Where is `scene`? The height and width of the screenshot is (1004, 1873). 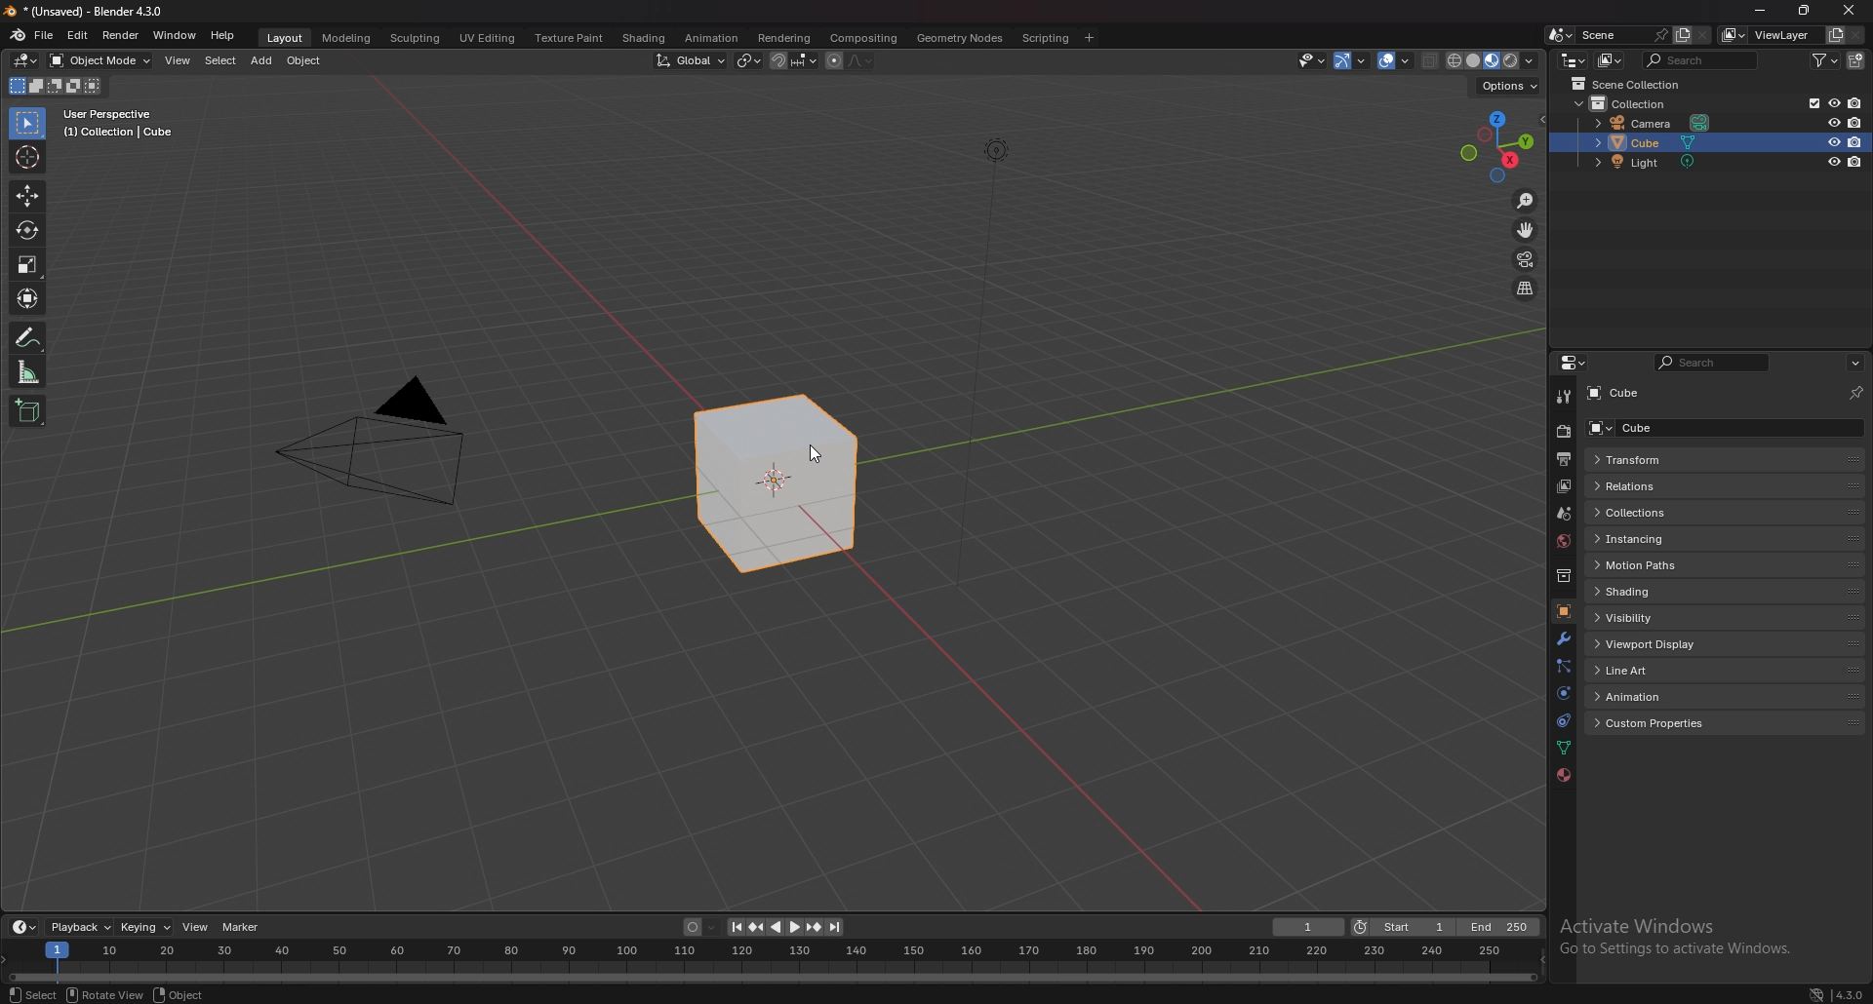 scene is located at coordinates (1563, 514).